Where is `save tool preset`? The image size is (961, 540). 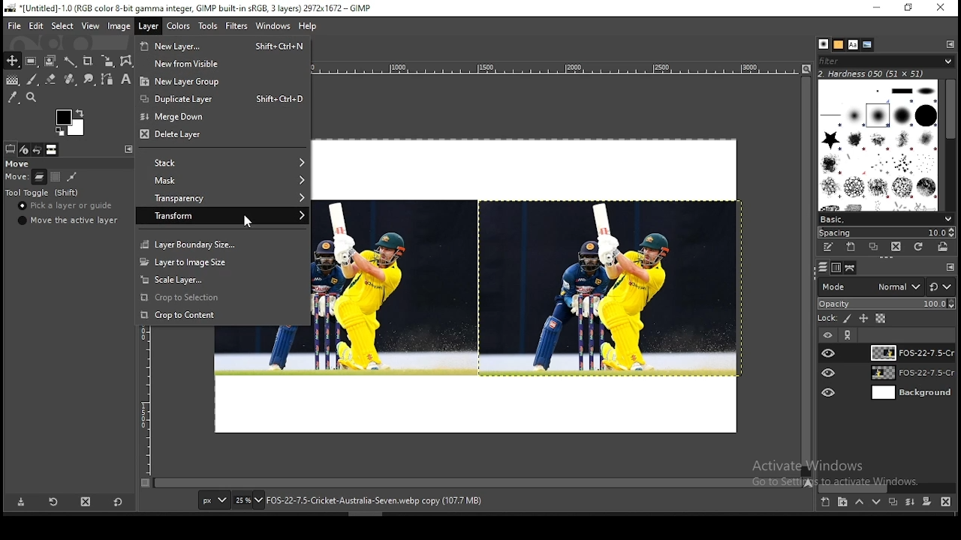 save tool preset is located at coordinates (22, 502).